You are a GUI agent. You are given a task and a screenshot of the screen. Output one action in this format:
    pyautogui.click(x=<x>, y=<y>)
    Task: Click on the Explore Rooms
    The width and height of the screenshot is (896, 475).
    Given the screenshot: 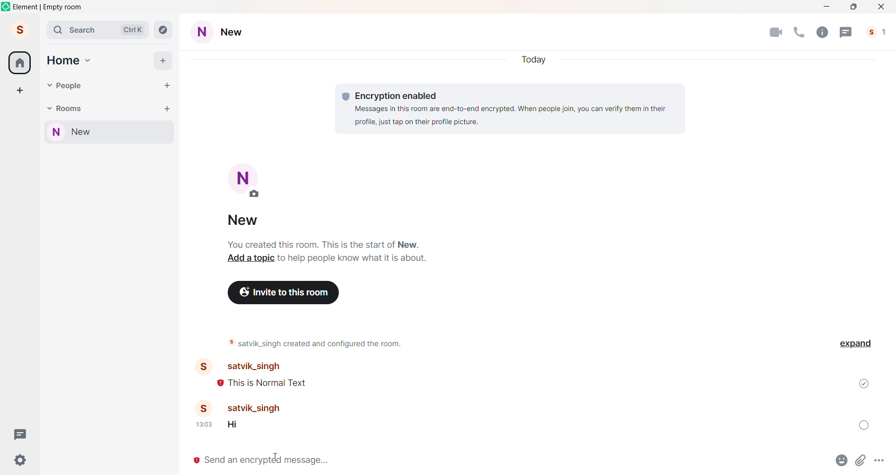 What is the action you would take?
    pyautogui.click(x=164, y=31)
    